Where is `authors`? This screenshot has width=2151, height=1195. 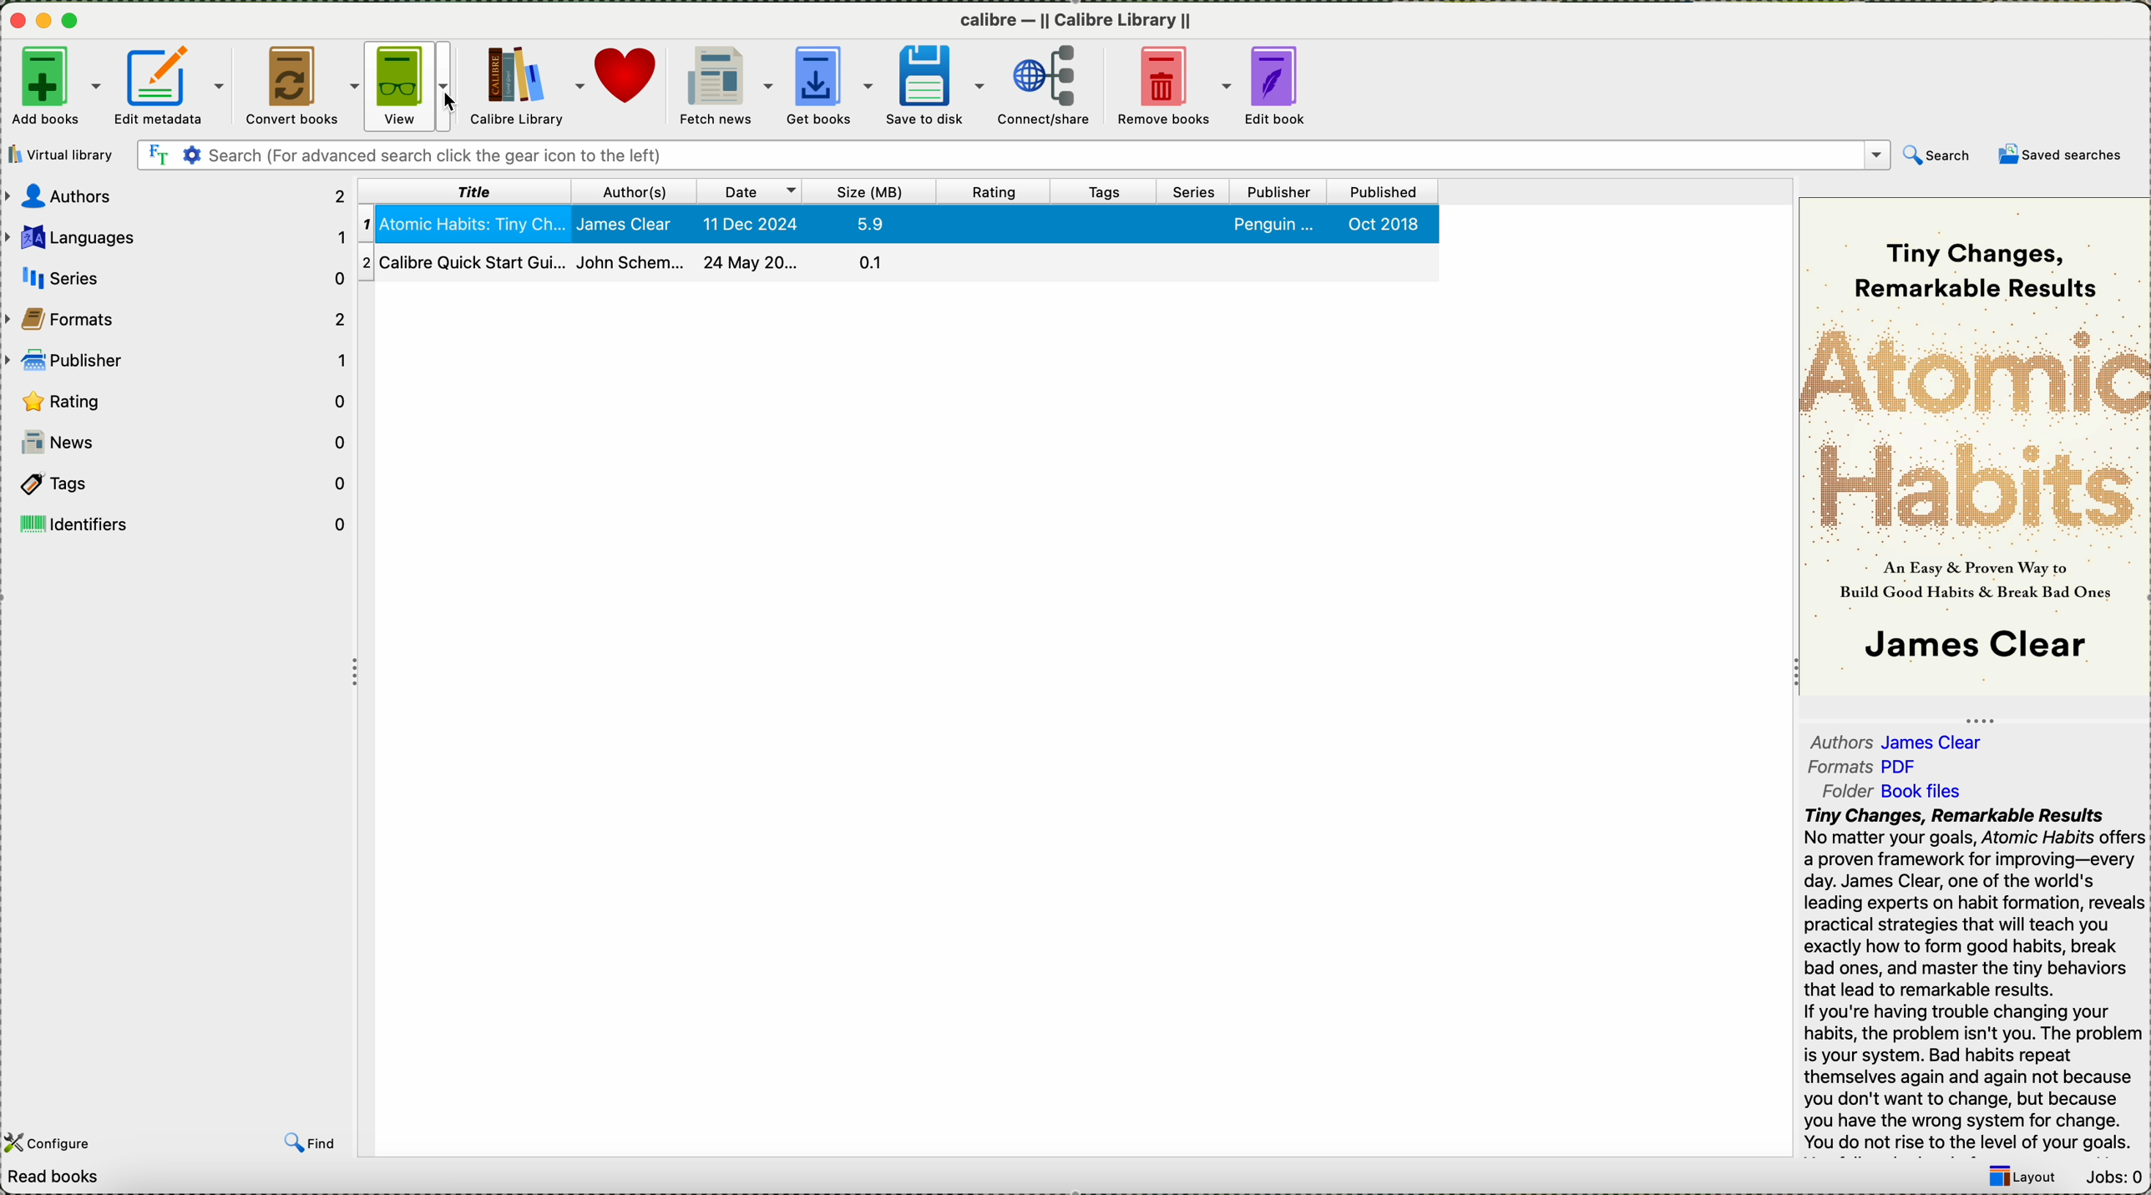
authors is located at coordinates (175, 195).